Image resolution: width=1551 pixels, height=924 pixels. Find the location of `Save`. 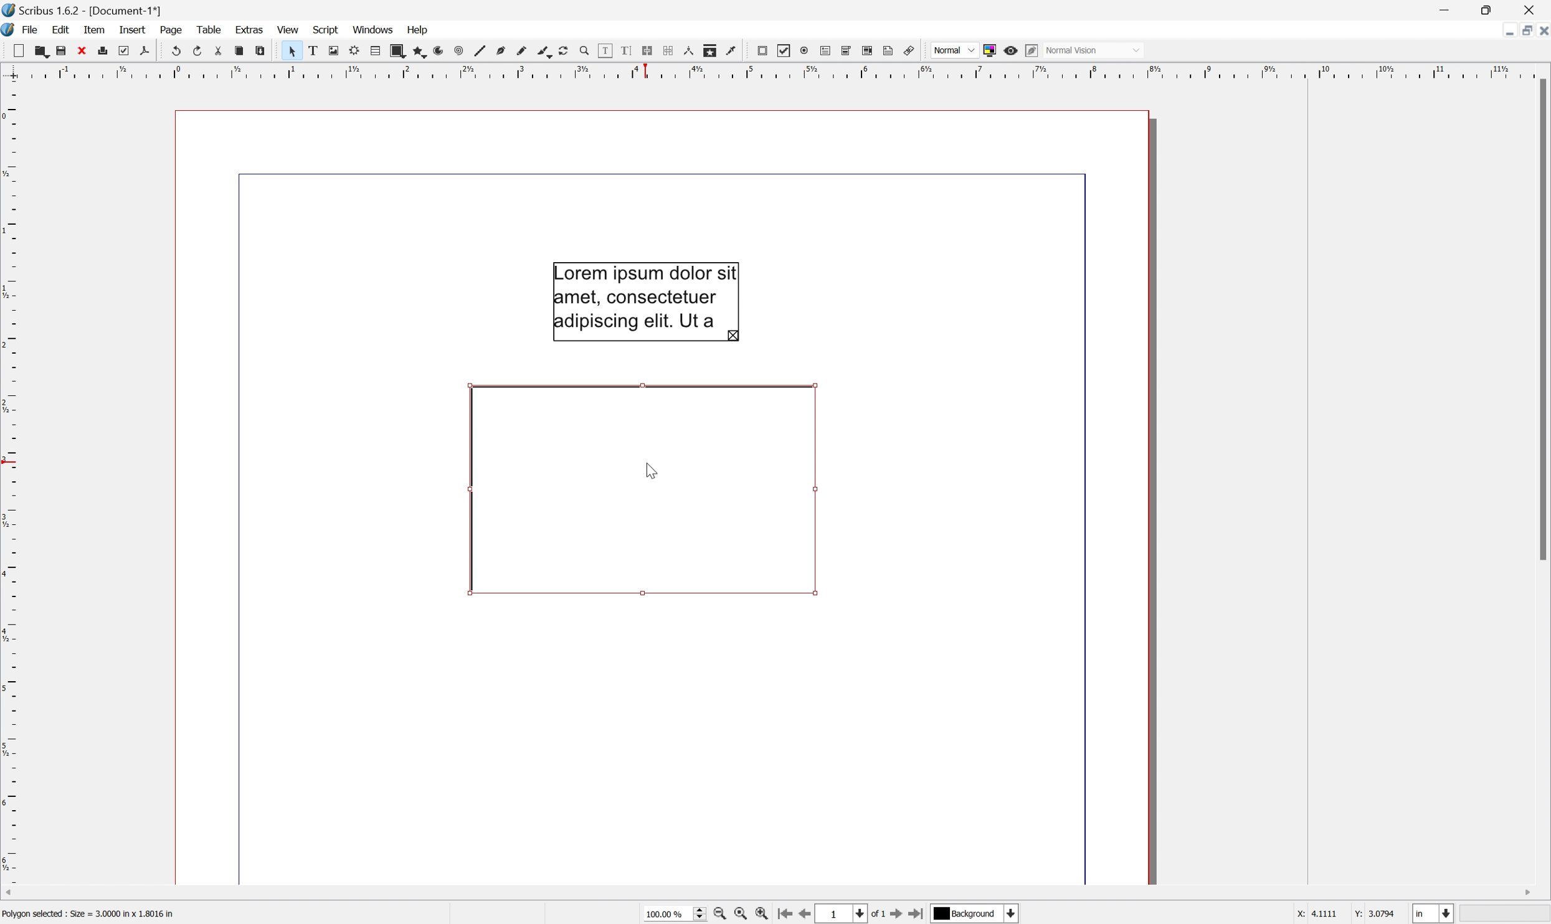

Save is located at coordinates (59, 52).